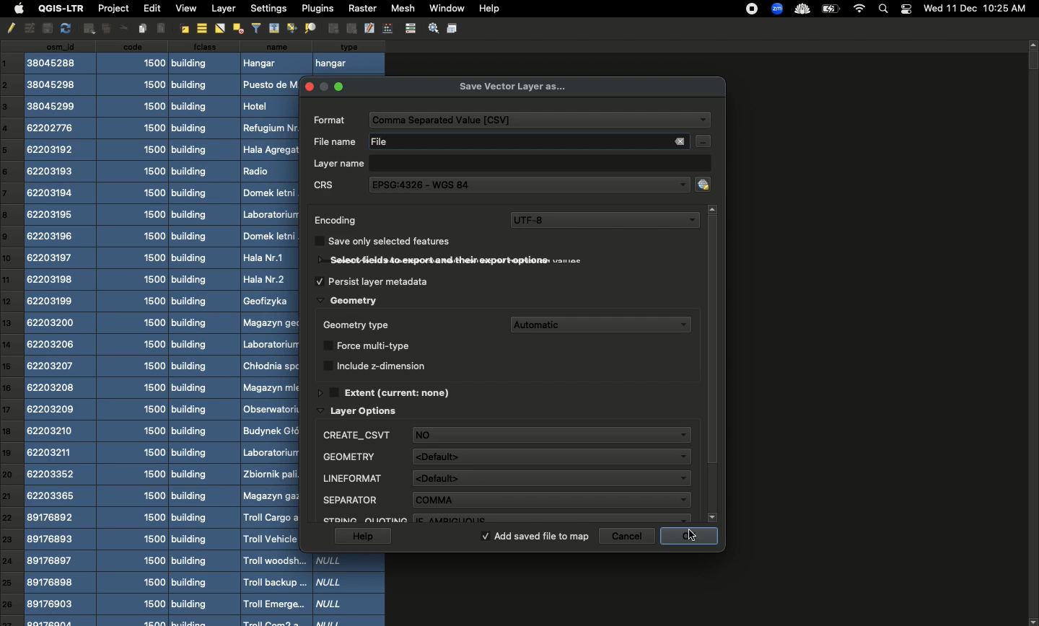  What do you see at coordinates (28, 29) in the screenshot?
I see `Undo` at bounding box center [28, 29].